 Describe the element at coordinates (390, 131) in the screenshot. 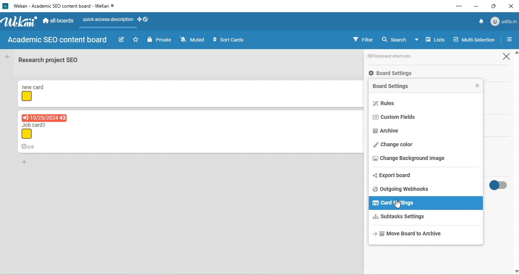

I see `archive` at that location.